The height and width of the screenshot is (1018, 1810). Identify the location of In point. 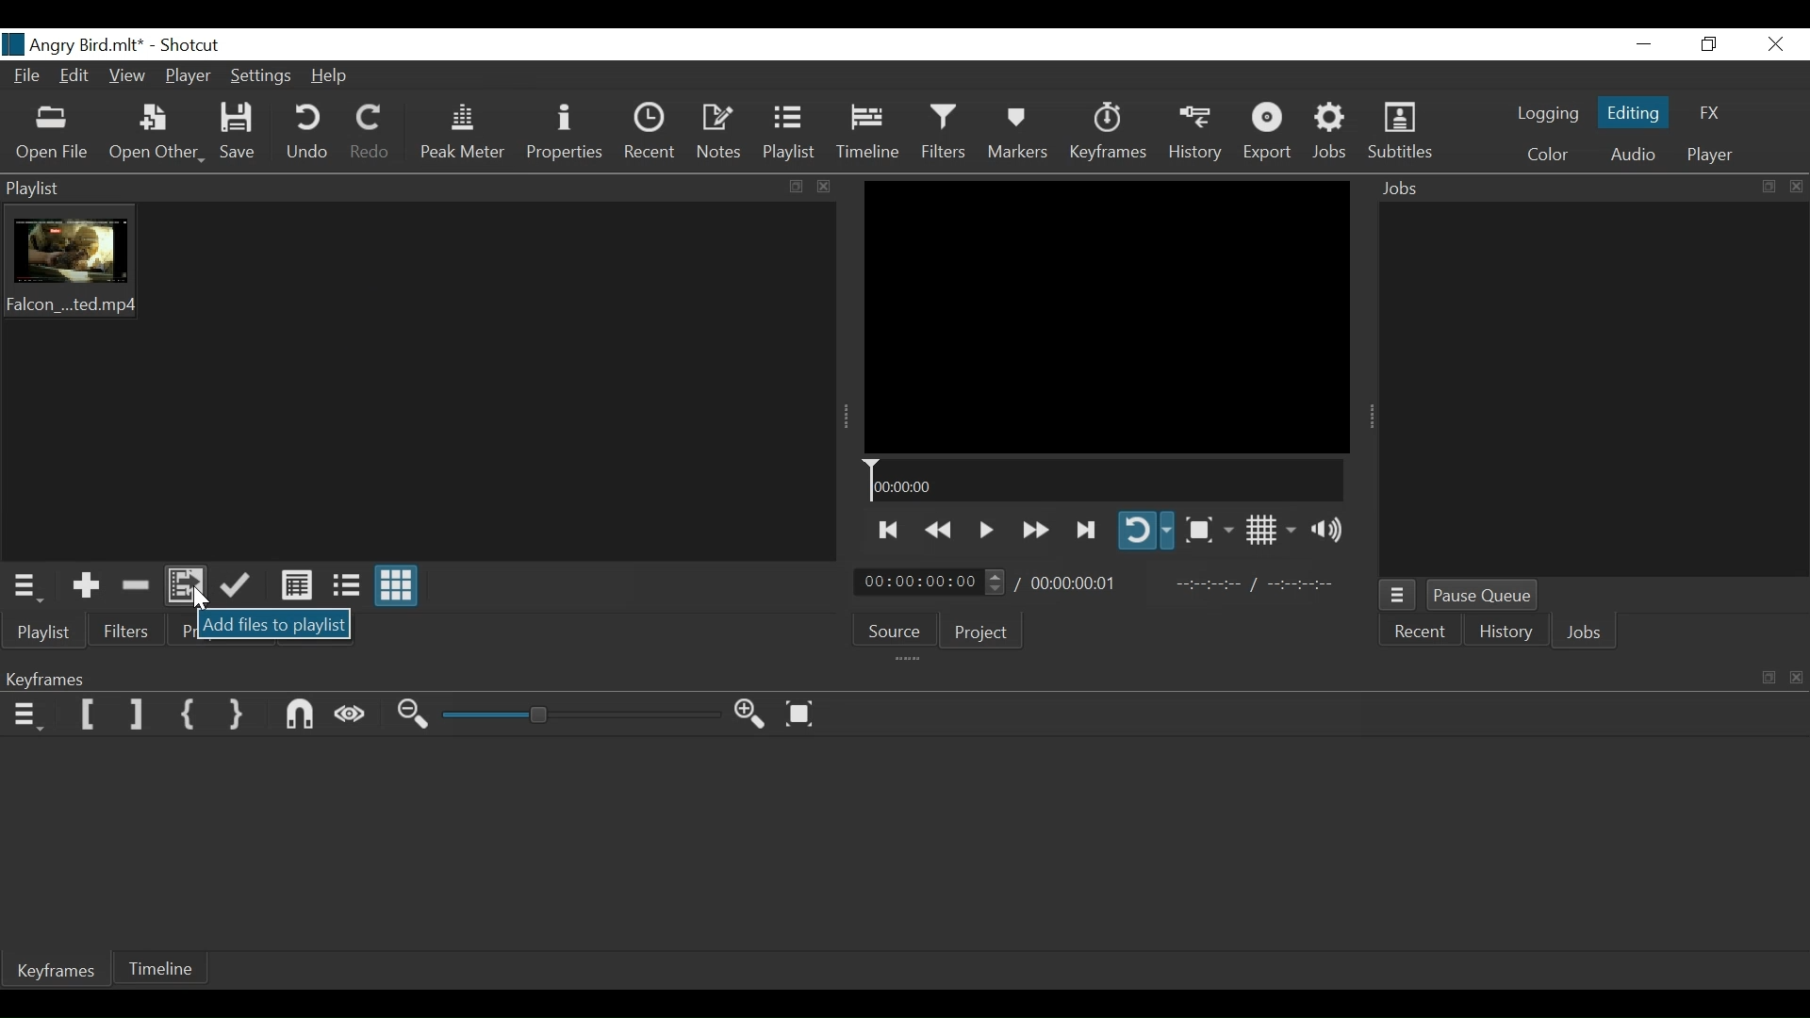
(1258, 583).